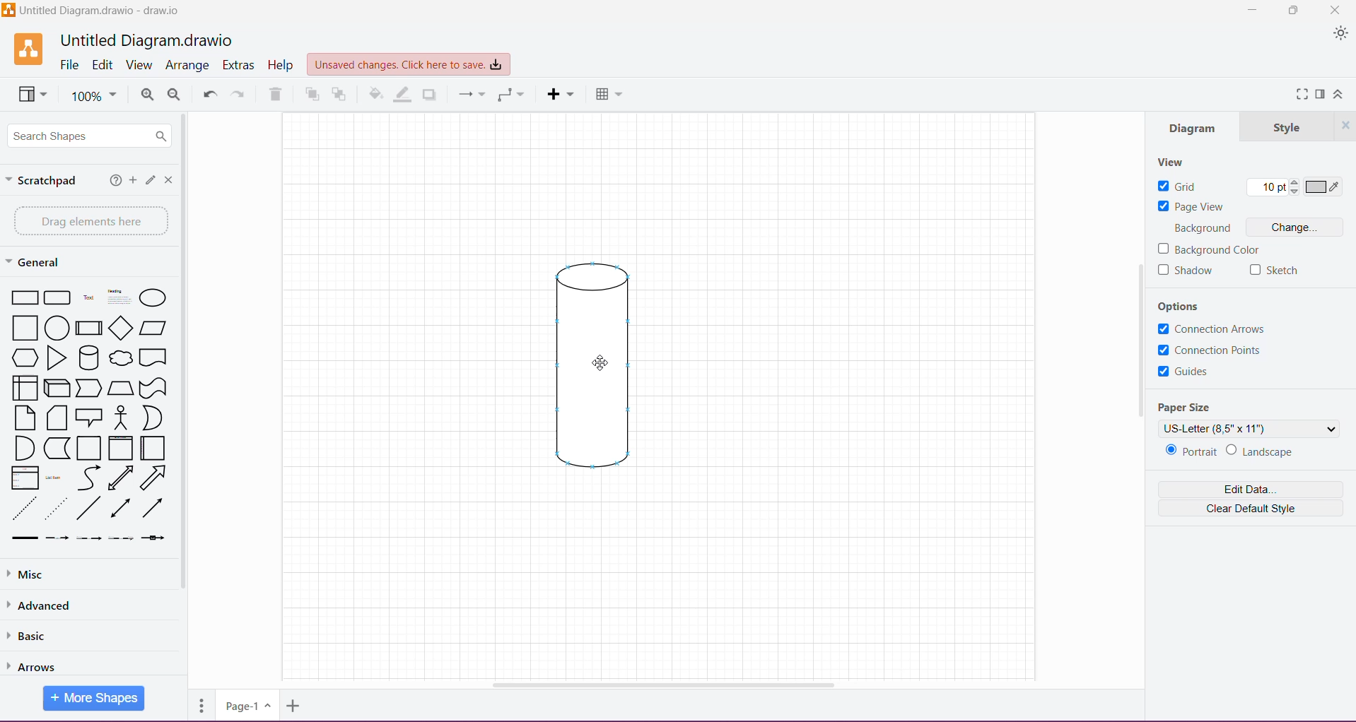  What do you see at coordinates (78, 574) in the screenshot?
I see `Misc` at bounding box center [78, 574].